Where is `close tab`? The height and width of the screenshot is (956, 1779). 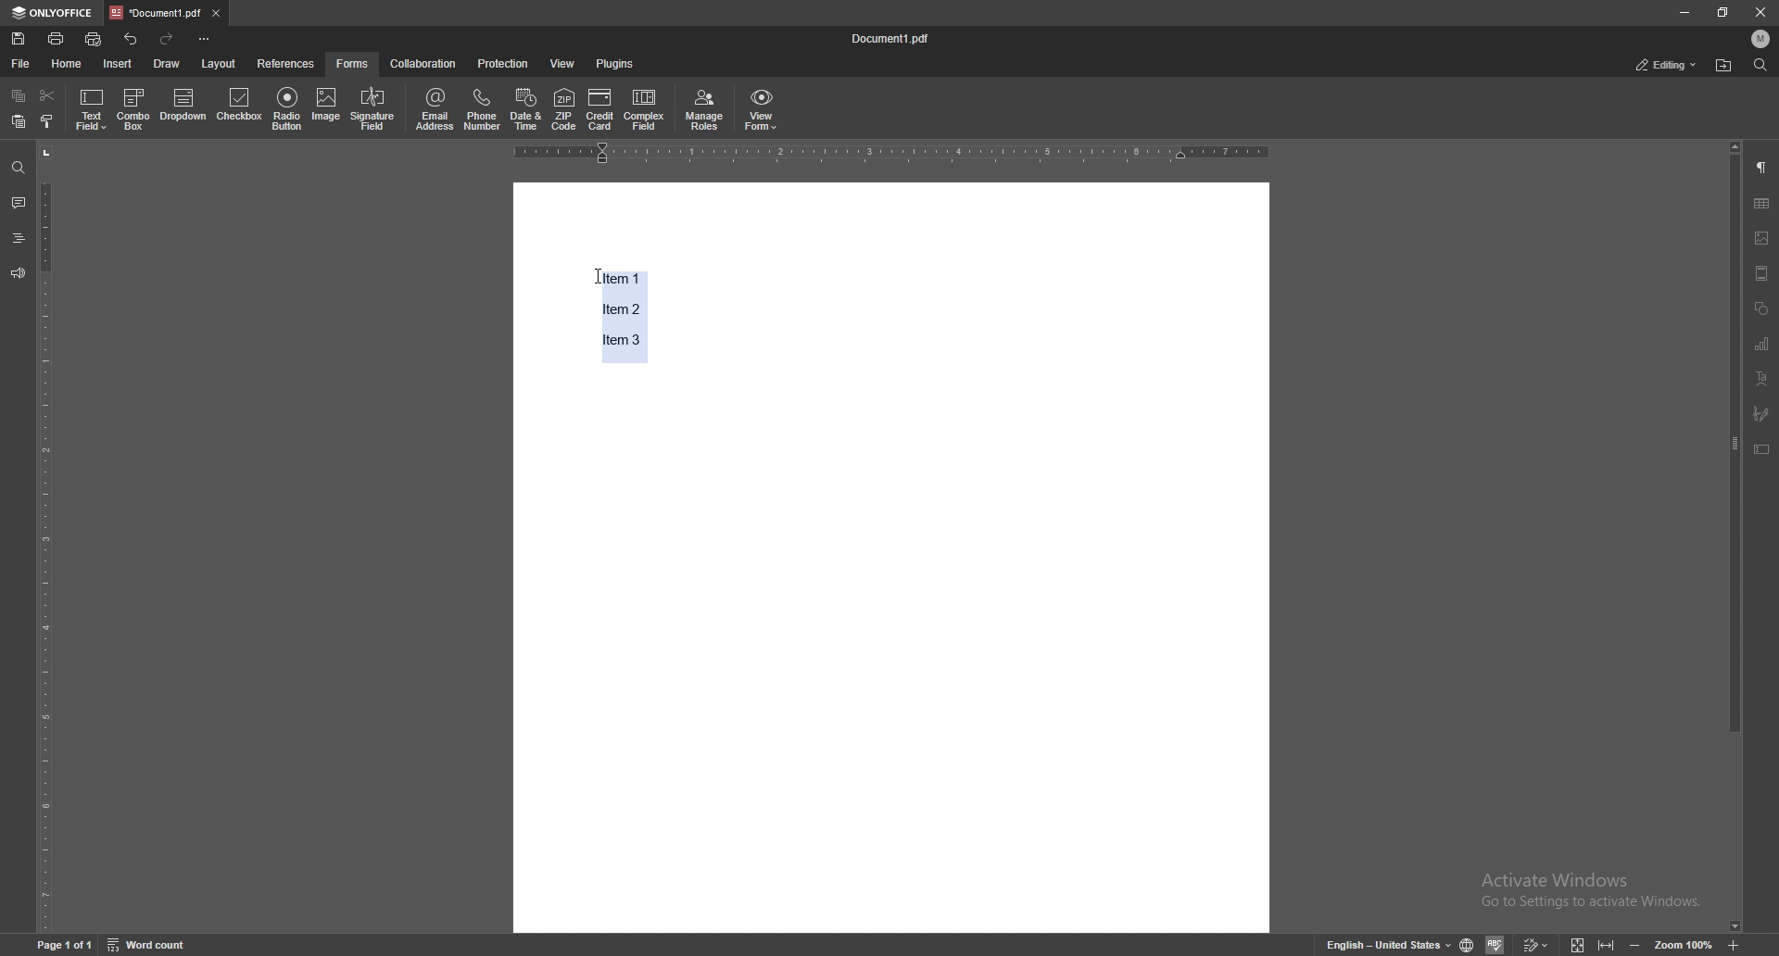
close tab is located at coordinates (216, 14).